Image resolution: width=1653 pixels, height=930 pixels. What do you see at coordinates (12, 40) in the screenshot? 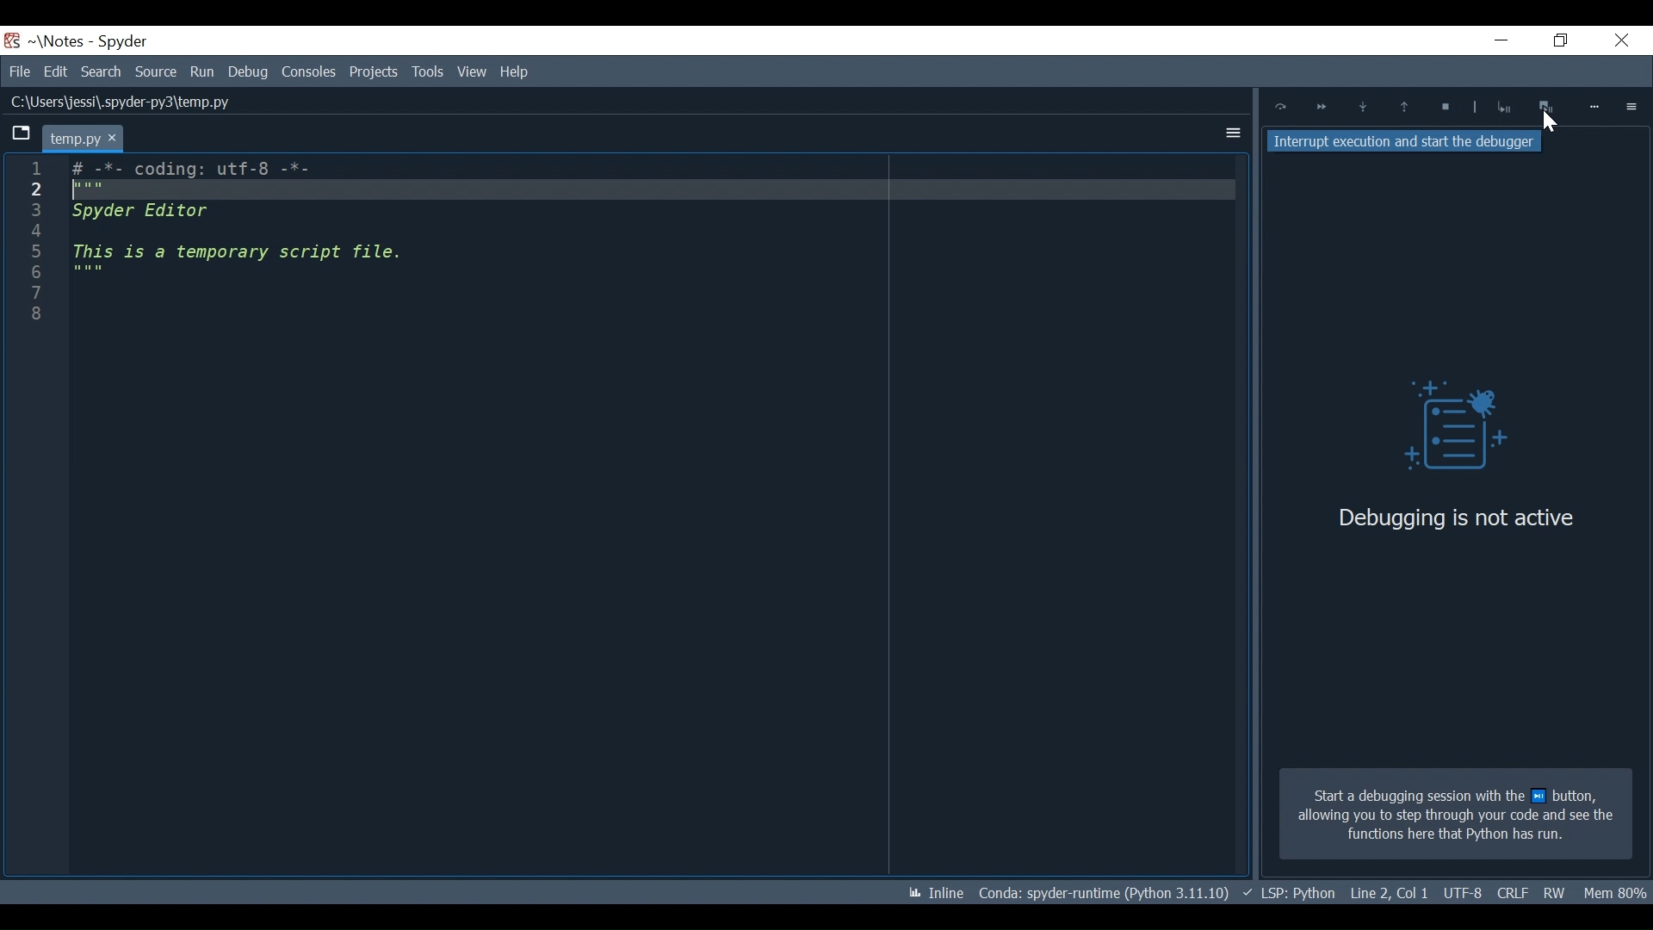
I see `Spyder Desktop Icon` at bounding box center [12, 40].